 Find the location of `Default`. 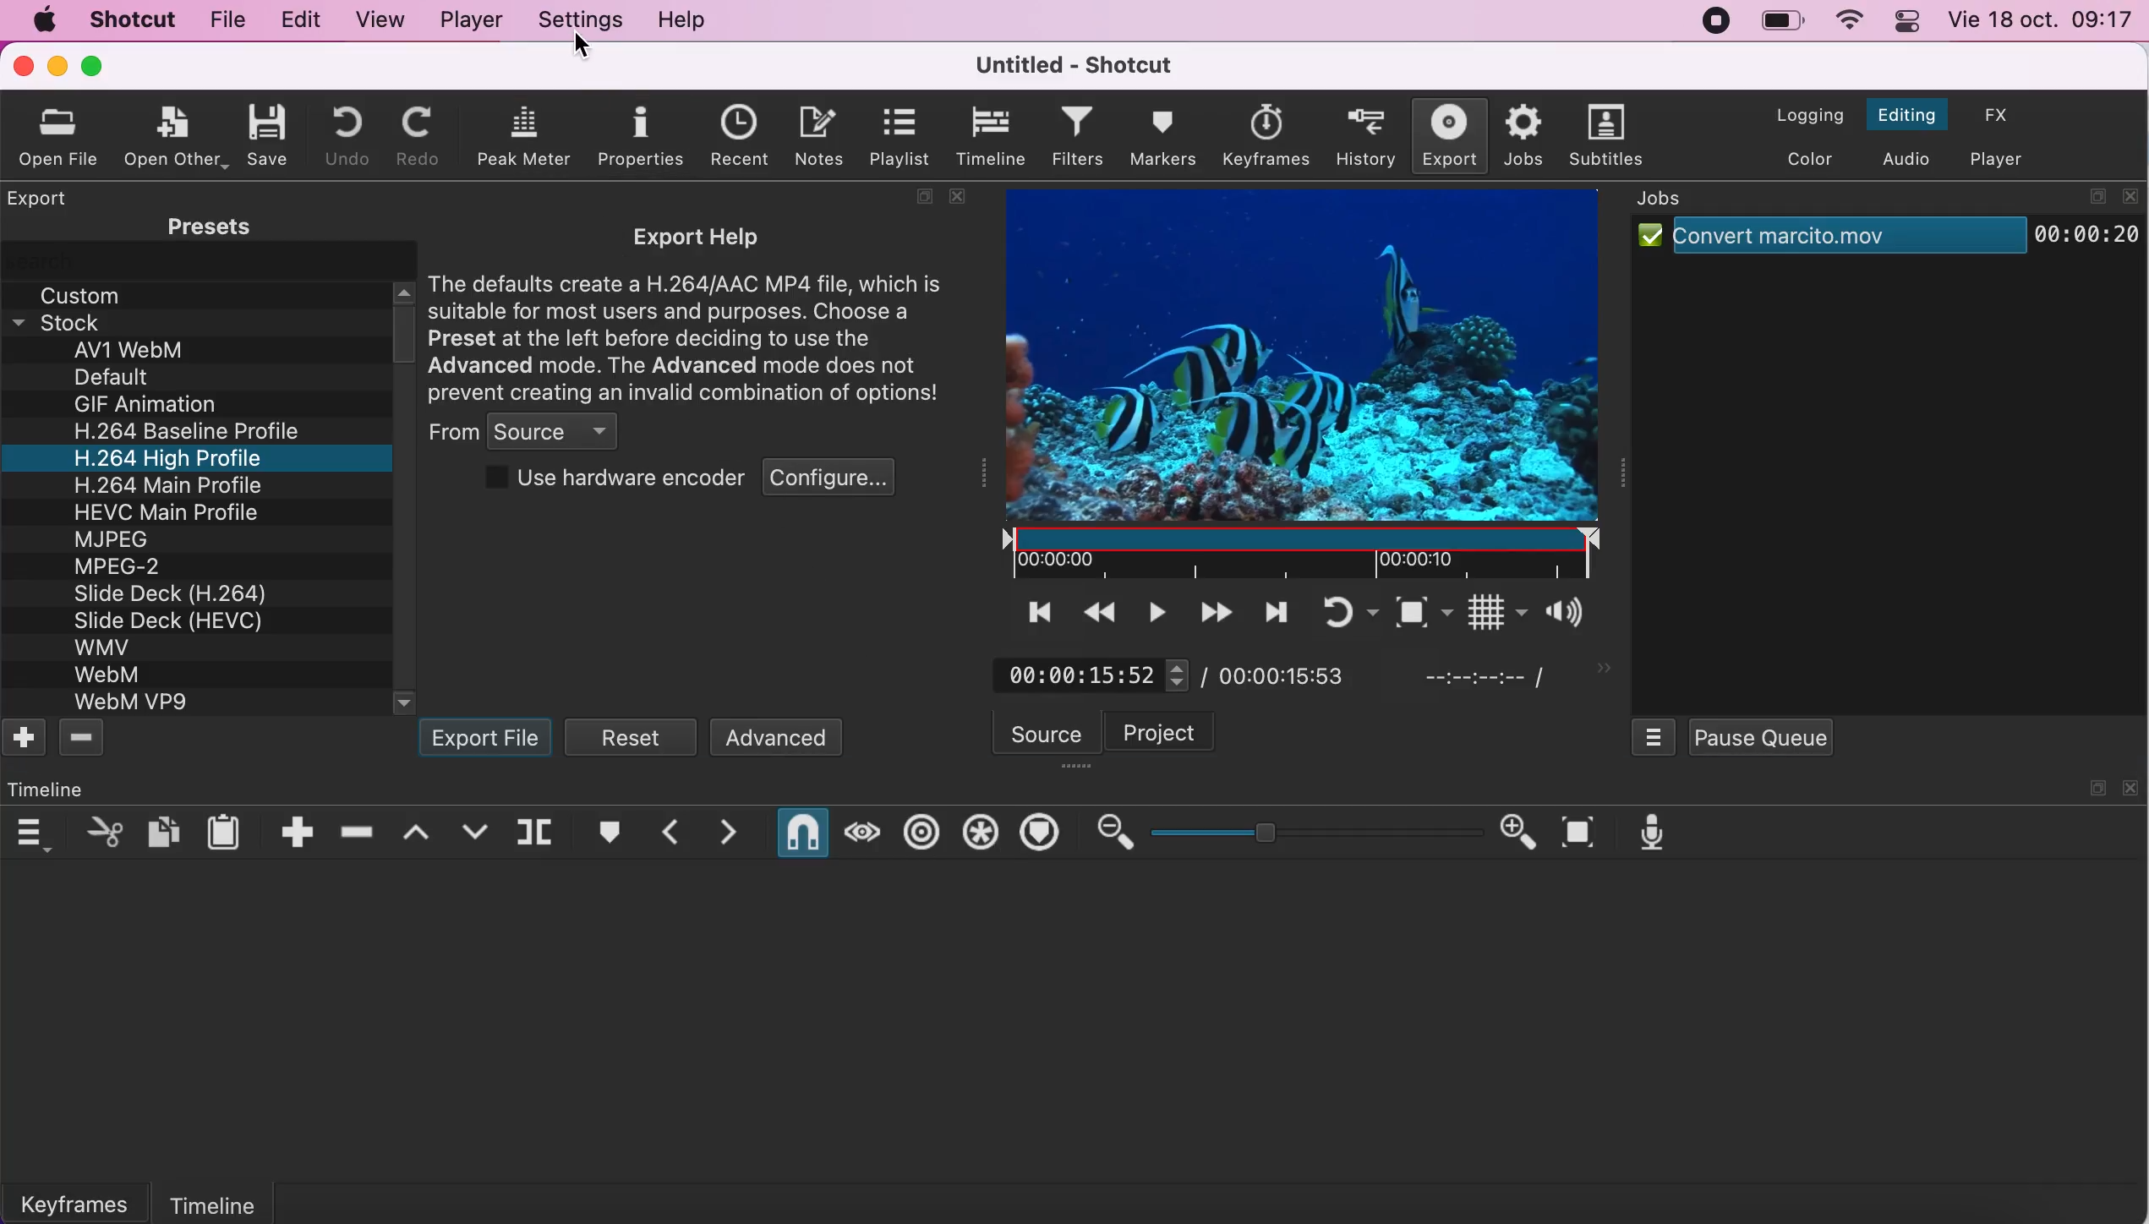

Default is located at coordinates (121, 374).